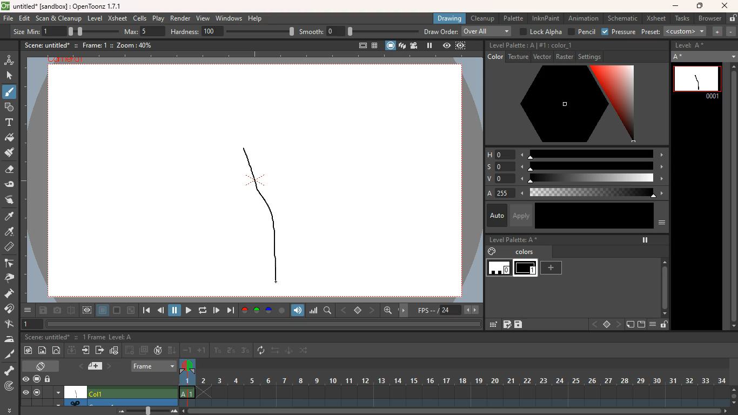 Image resolution: width=738 pixels, height=415 pixels. Describe the element at coordinates (10, 232) in the screenshot. I see `drop` at that location.